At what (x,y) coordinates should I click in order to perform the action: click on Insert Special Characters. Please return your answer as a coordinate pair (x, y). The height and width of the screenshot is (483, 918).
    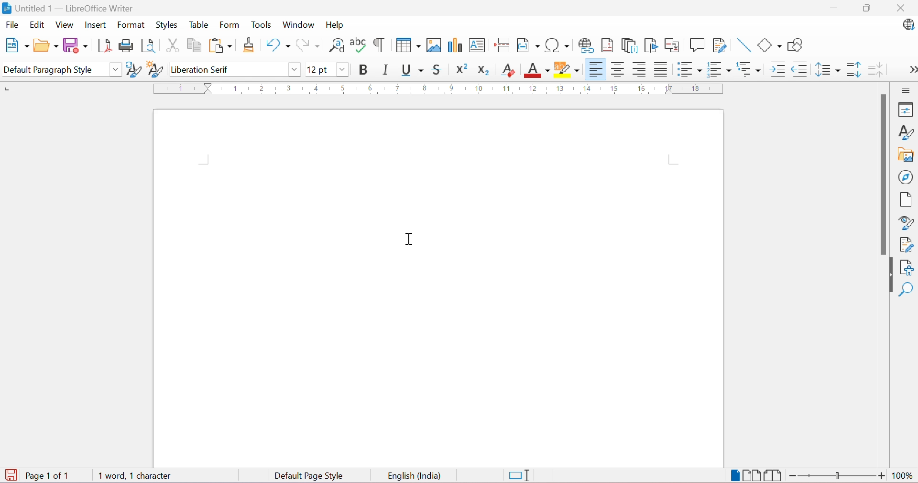
    Looking at the image, I should click on (557, 45).